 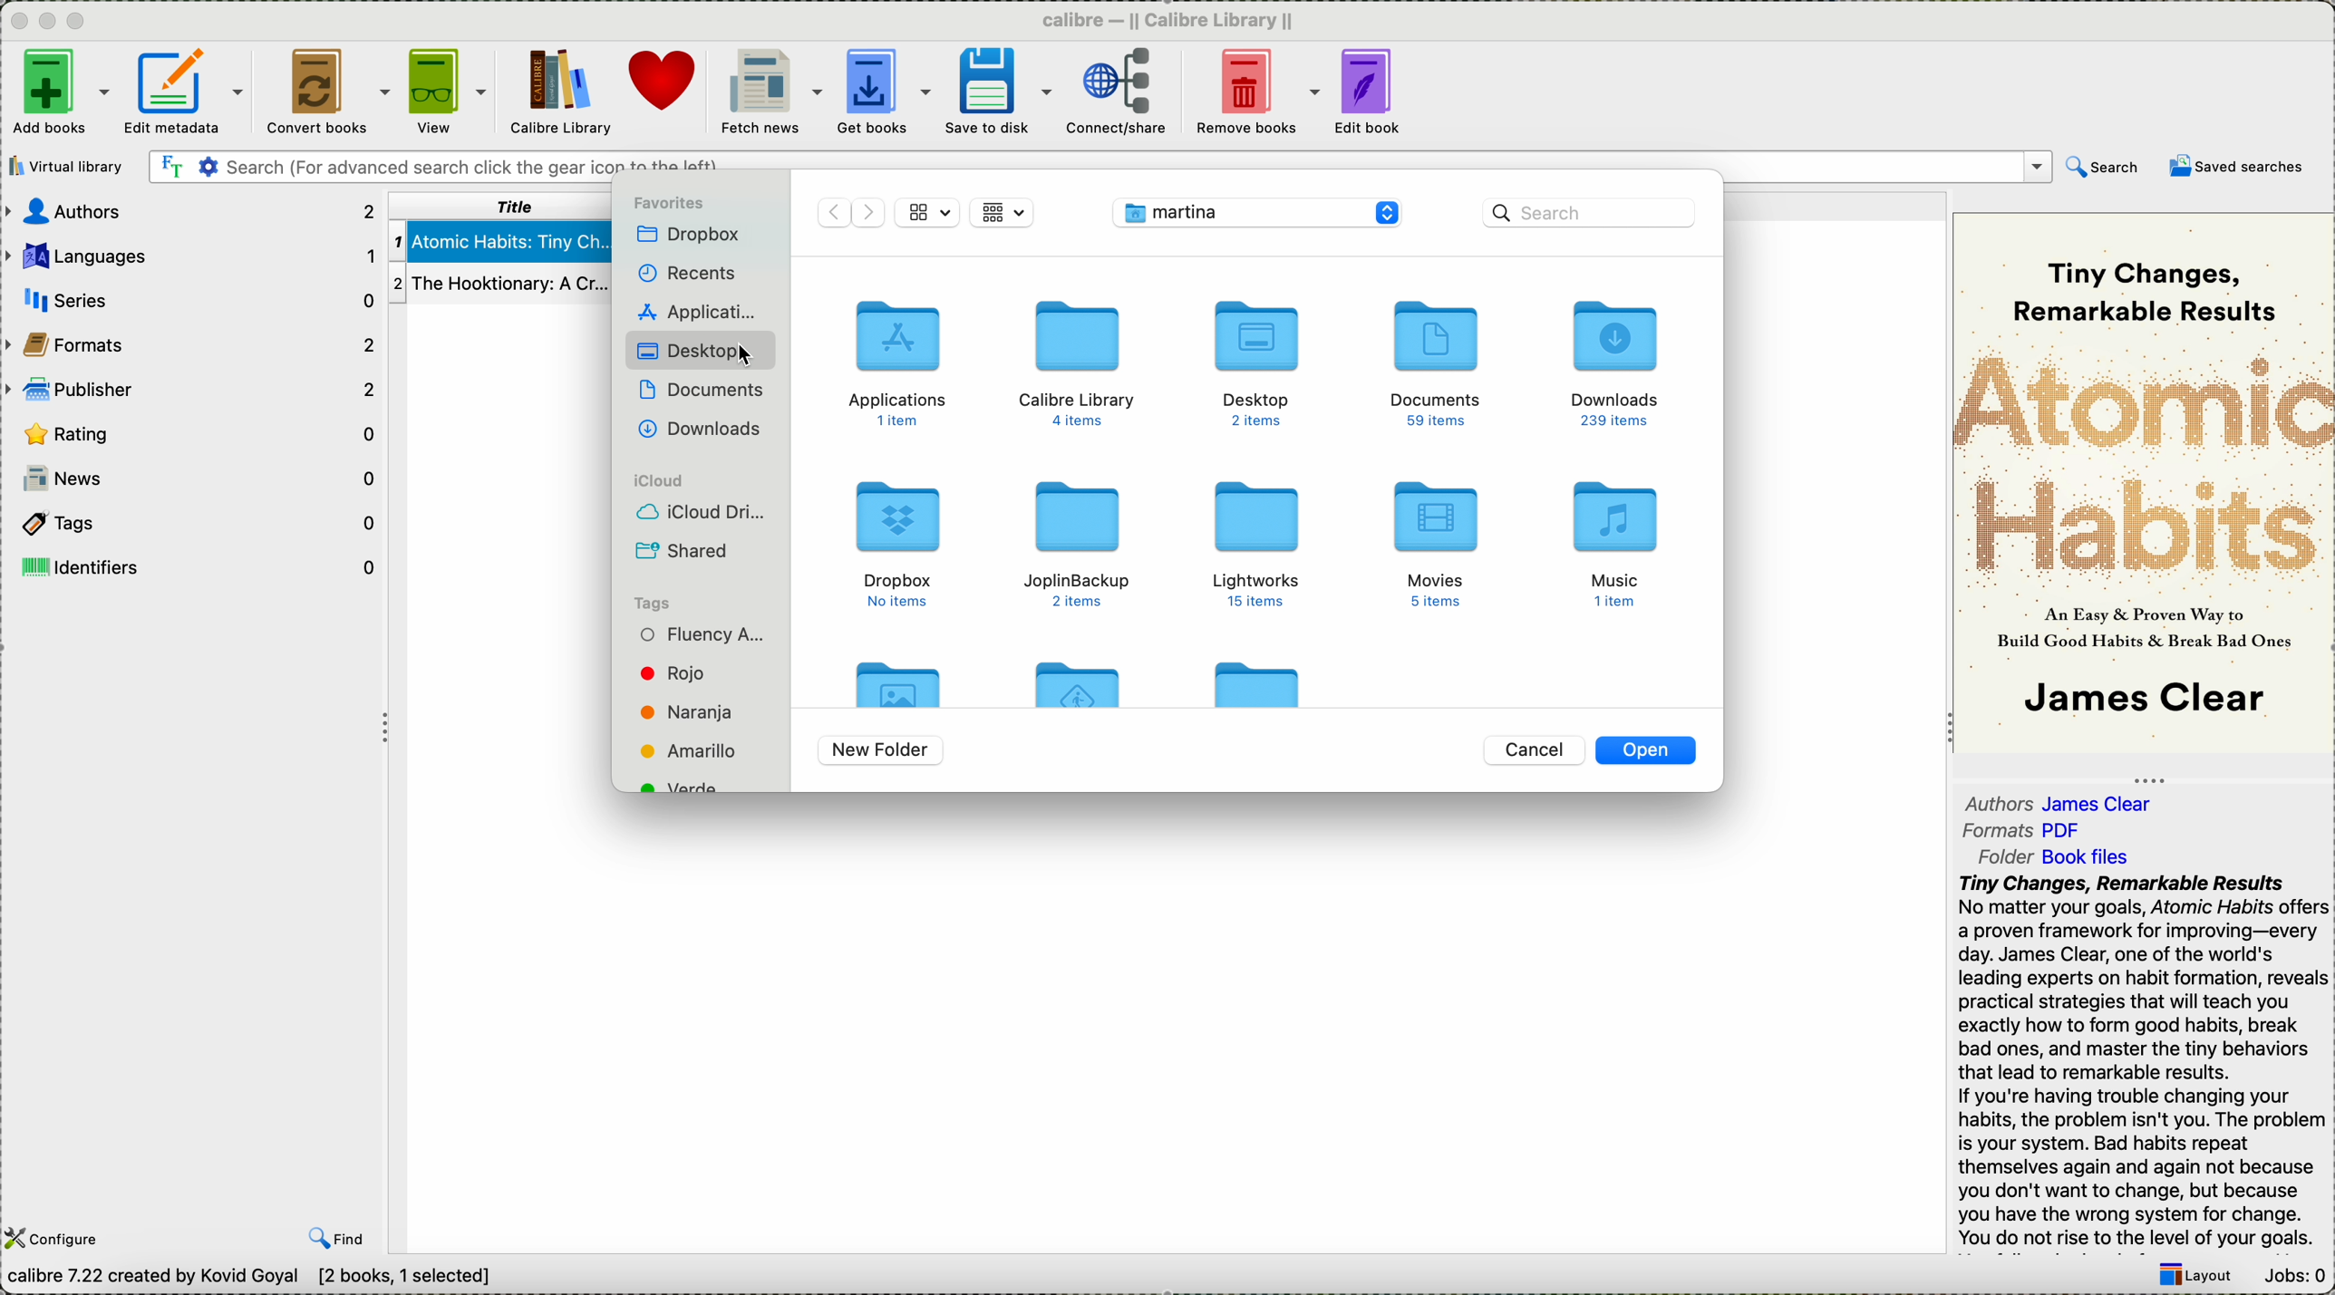 I want to click on find, so click(x=335, y=1240).